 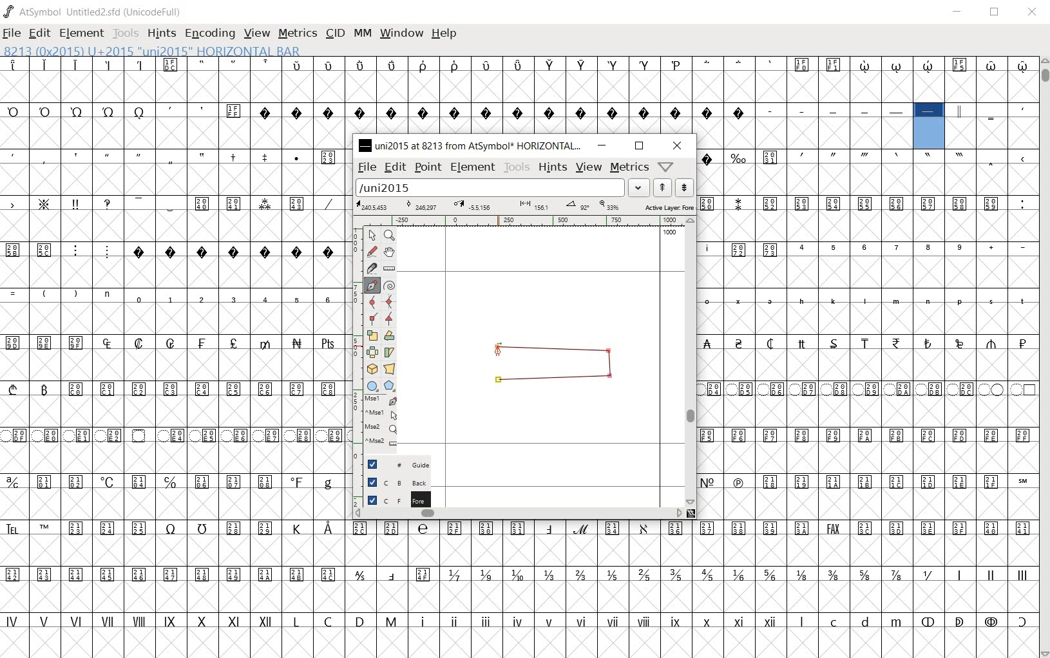 I want to click on scrollbar, so click(x=518, y=514).